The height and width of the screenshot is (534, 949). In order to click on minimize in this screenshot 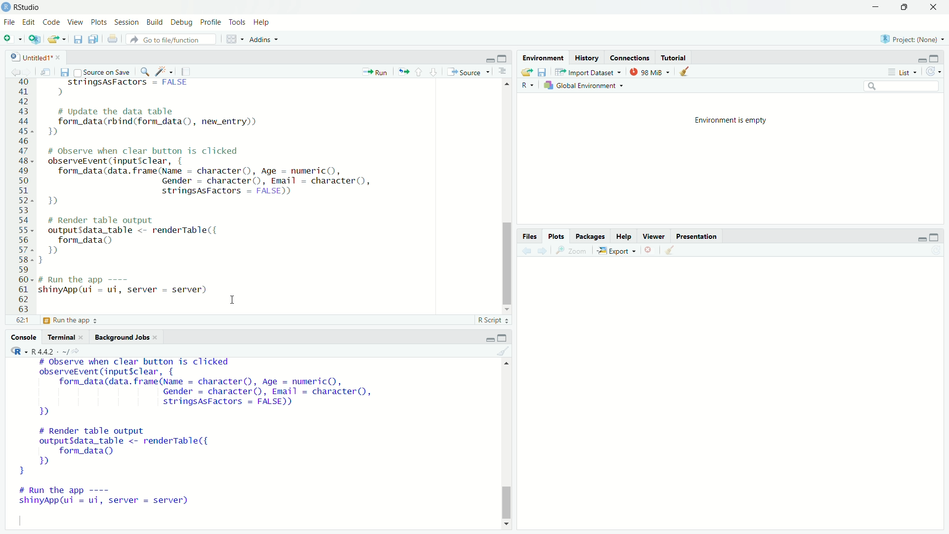, I will do `click(877, 6)`.